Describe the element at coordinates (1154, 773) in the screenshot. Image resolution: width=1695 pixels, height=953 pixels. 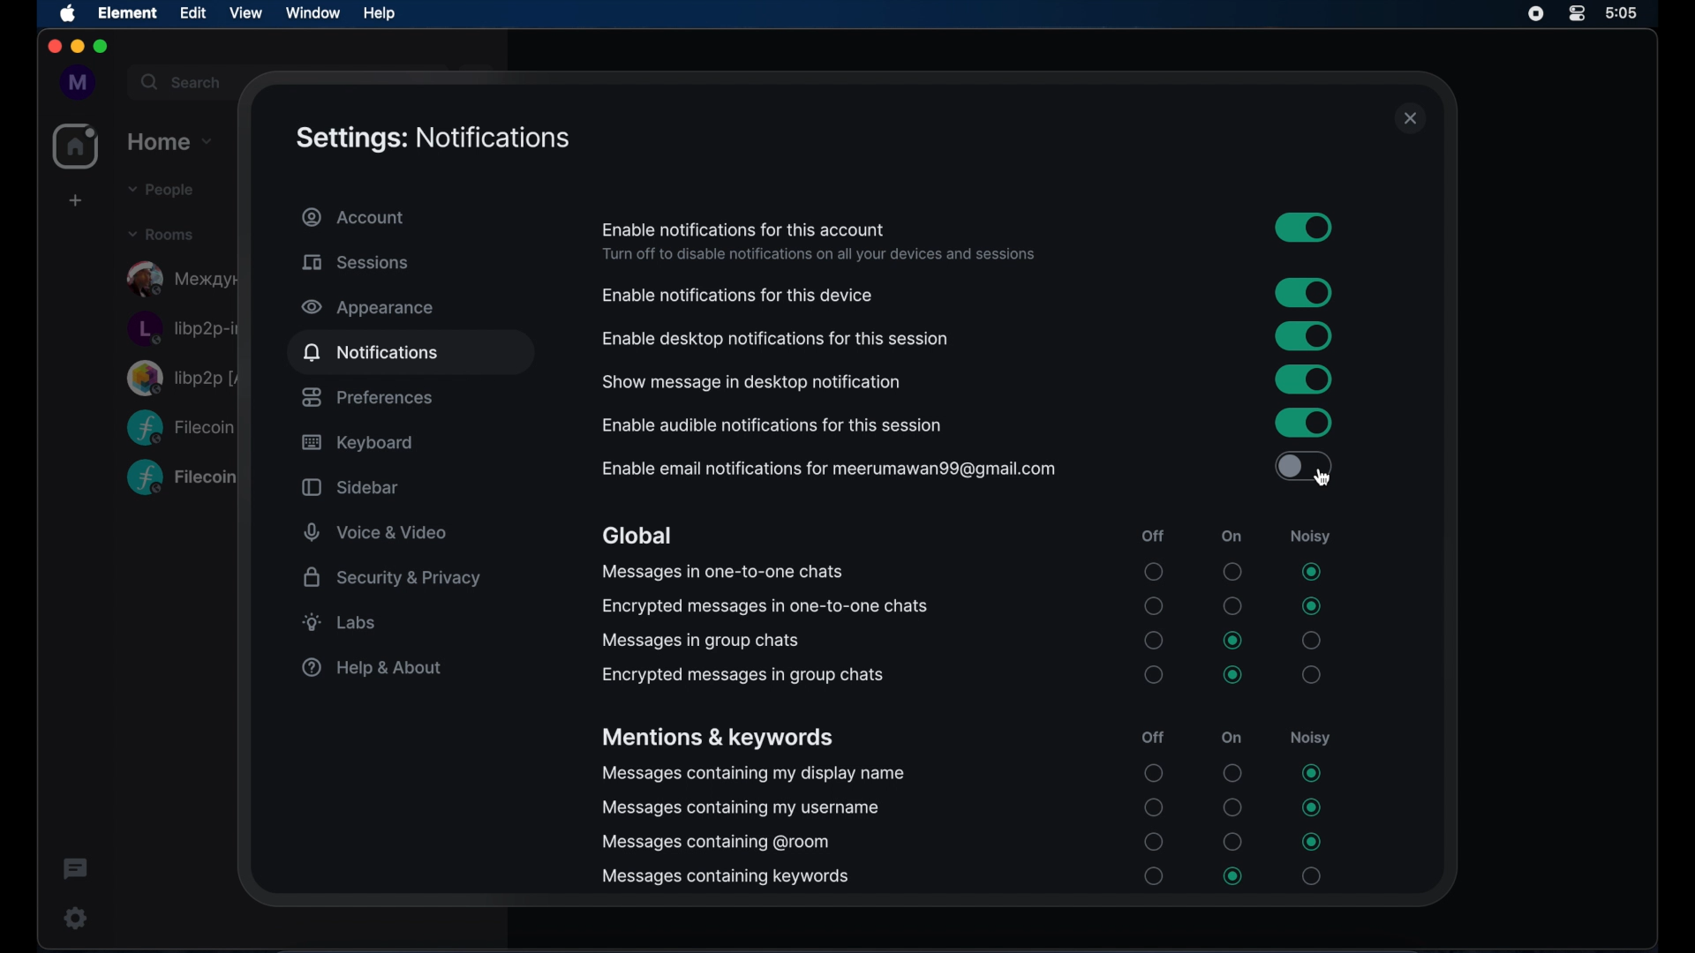
I see `radio button` at that location.